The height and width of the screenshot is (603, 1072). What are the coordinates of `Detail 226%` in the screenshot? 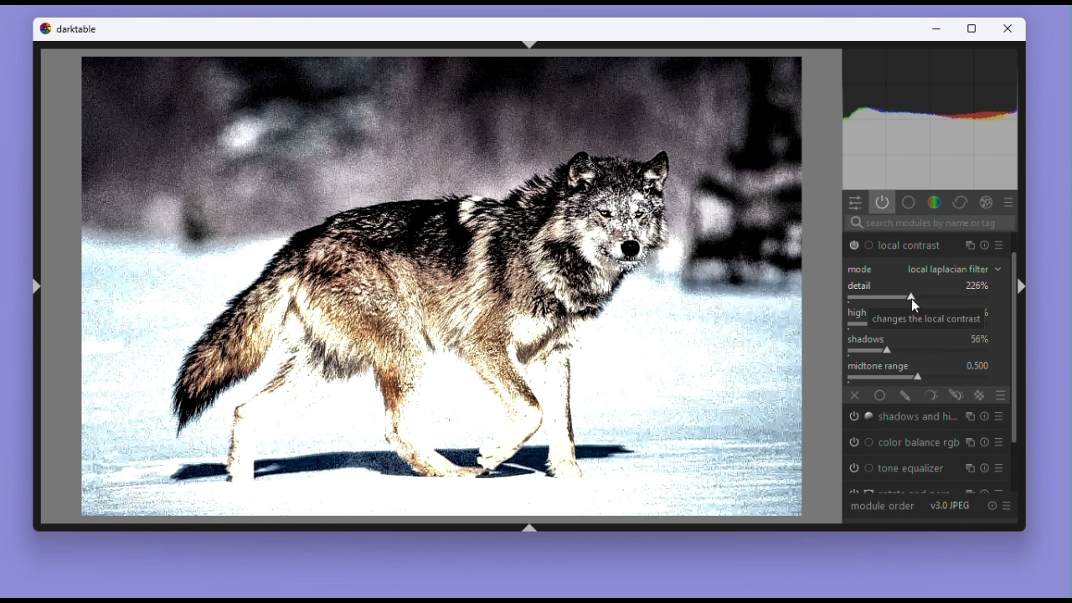 It's located at (926, 284).